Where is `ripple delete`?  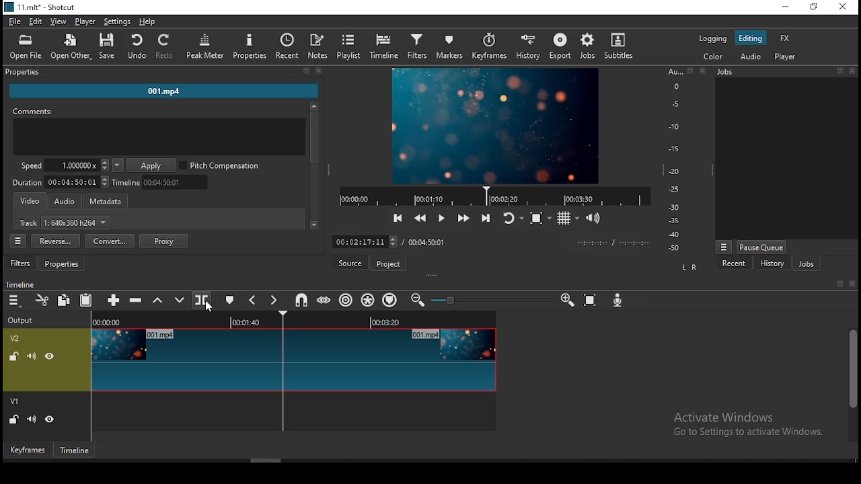 ripple delete is located at coordinates (138, 299).